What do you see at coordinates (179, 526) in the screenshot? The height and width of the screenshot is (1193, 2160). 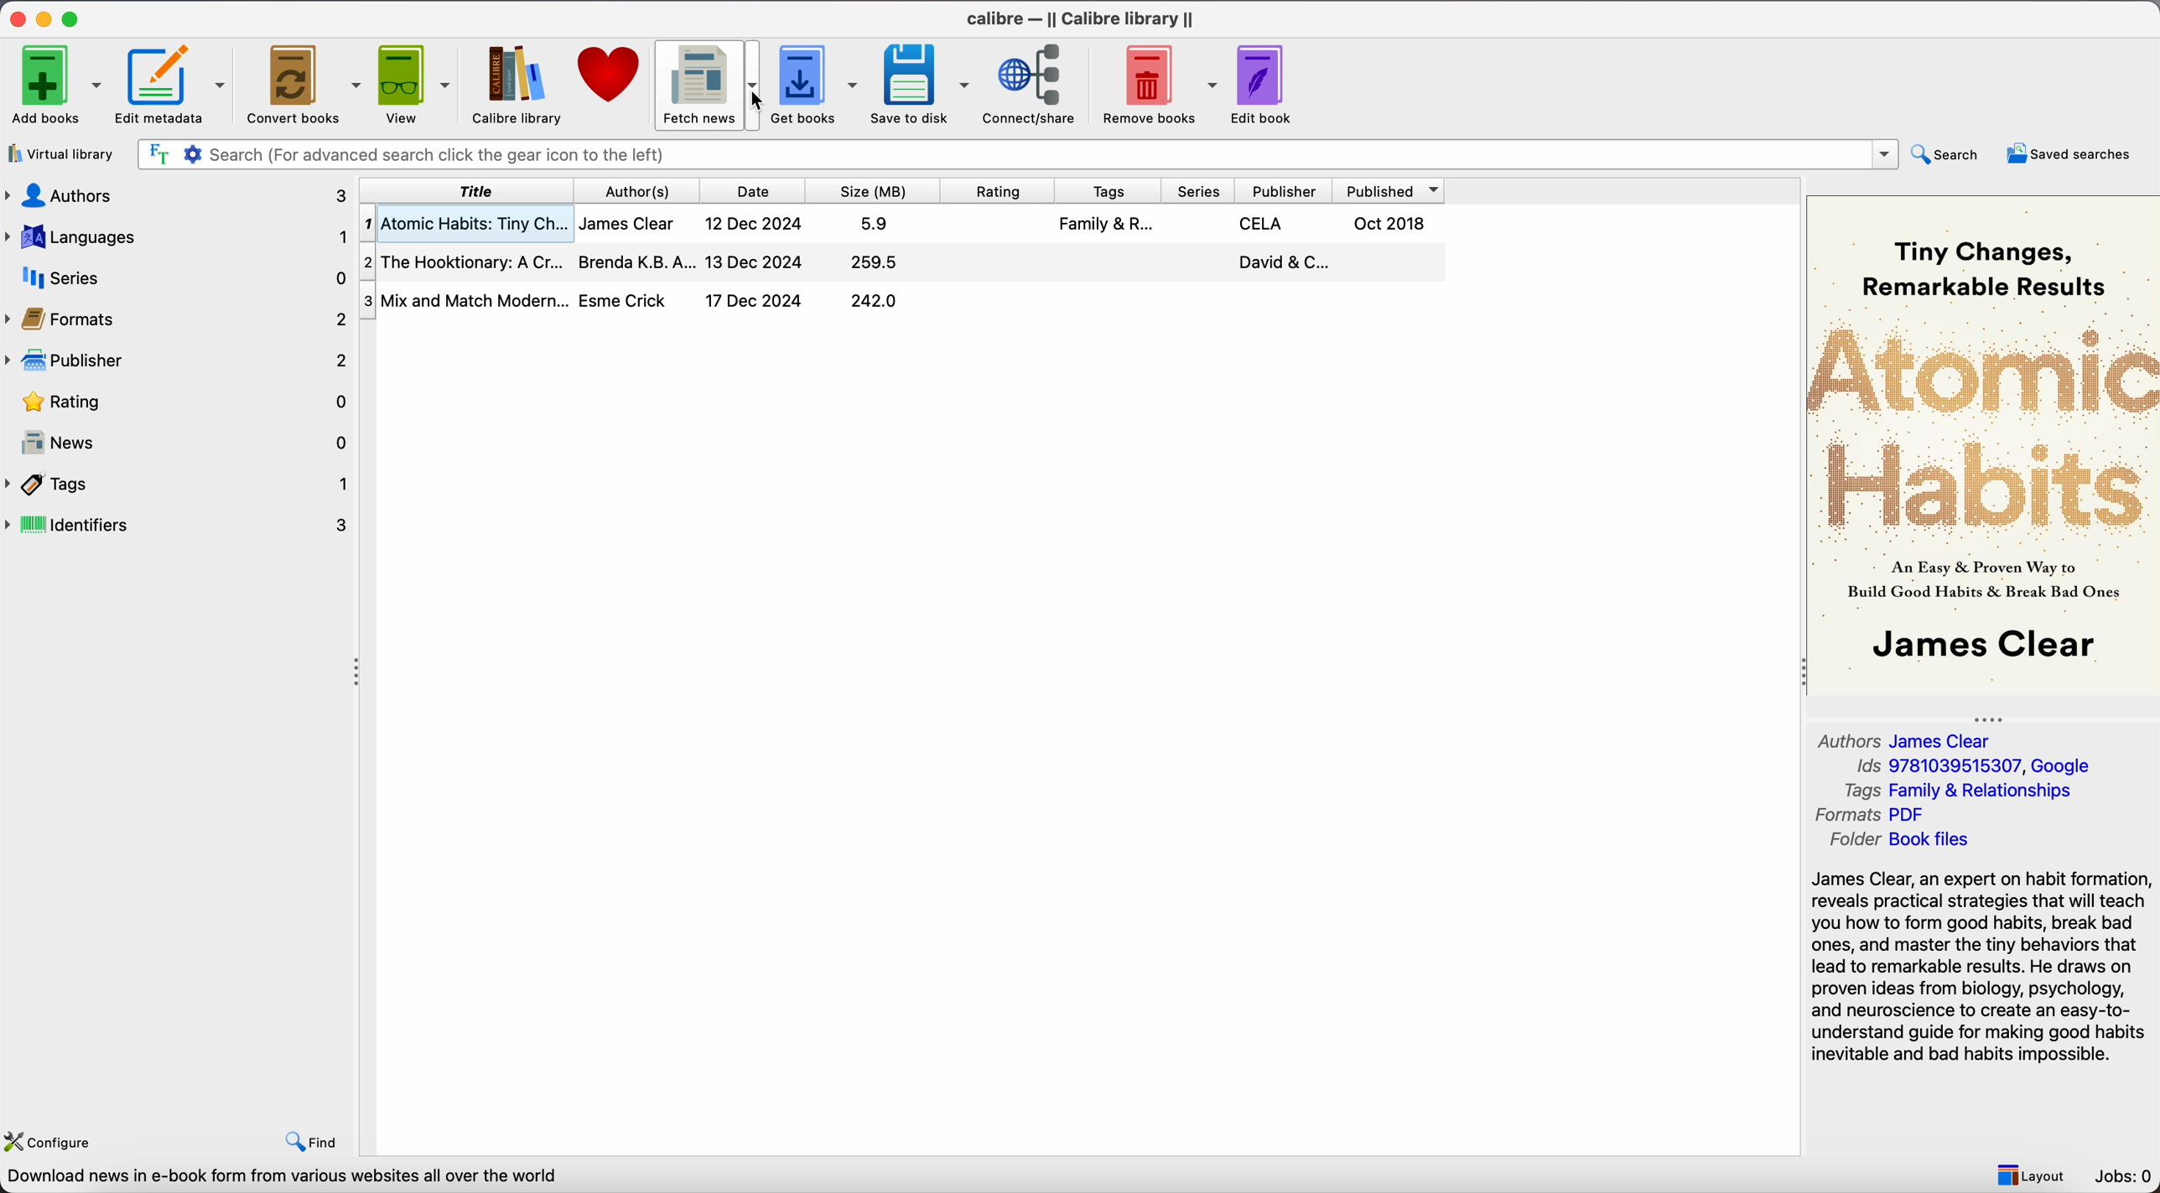 I see `identifiers` at bounding box center [179, 526].